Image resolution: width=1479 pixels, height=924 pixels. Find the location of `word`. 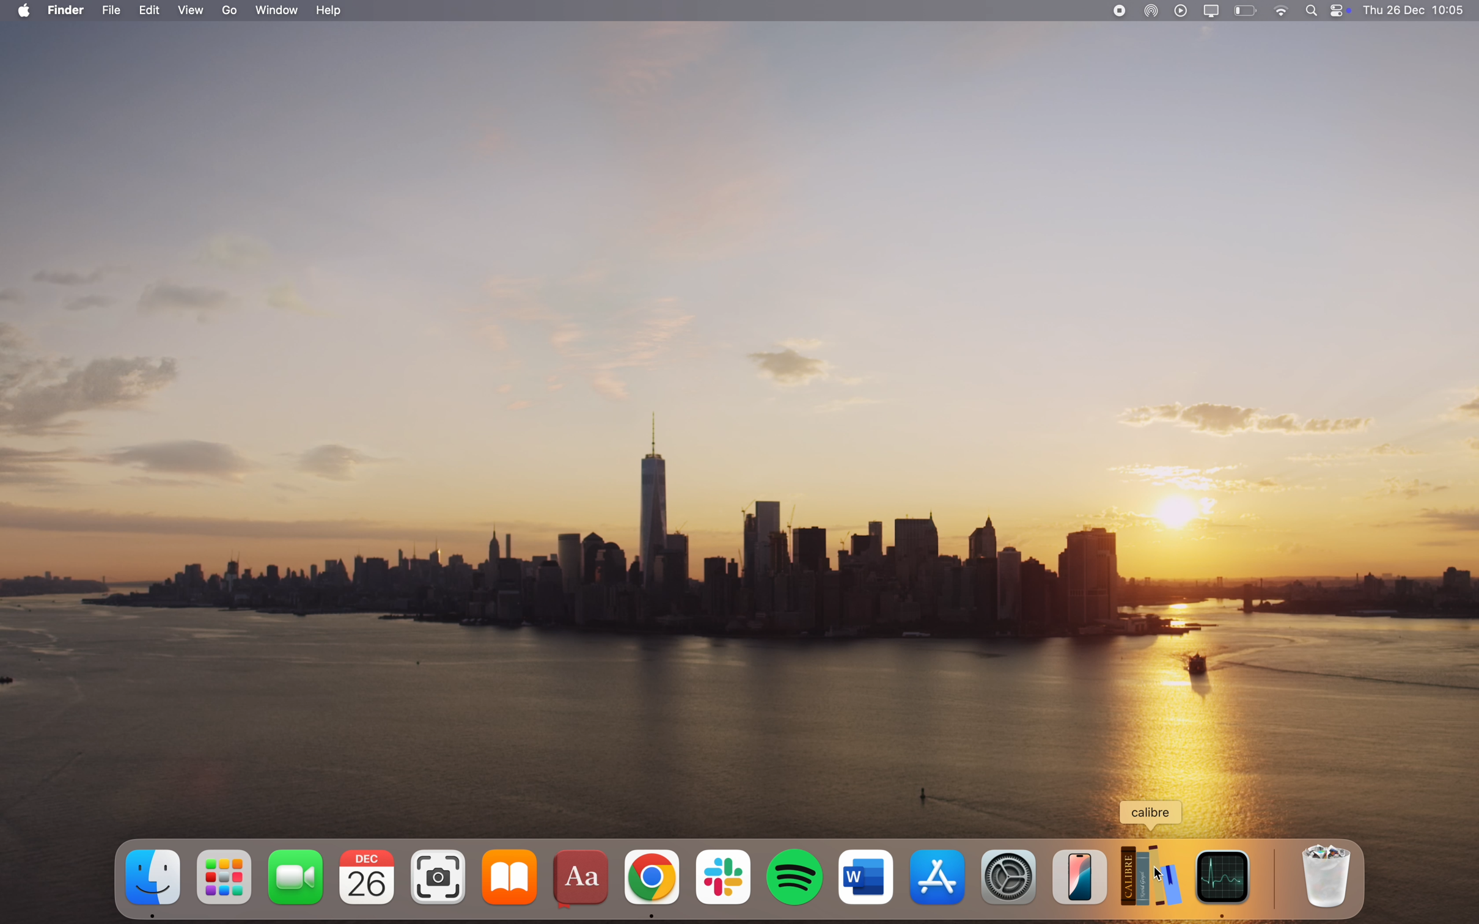

word is located at coordinates (864, 872).